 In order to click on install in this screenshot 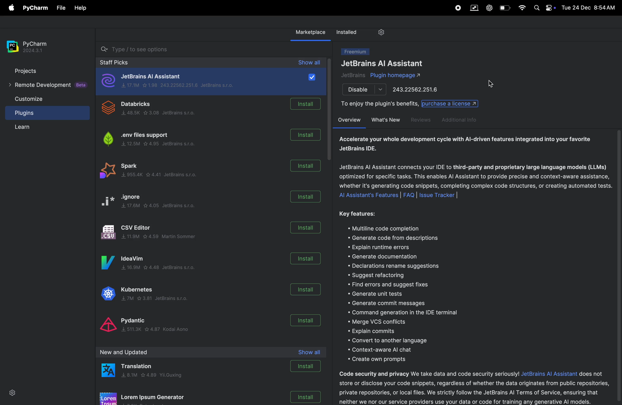, I will do `click(304, 200)`.